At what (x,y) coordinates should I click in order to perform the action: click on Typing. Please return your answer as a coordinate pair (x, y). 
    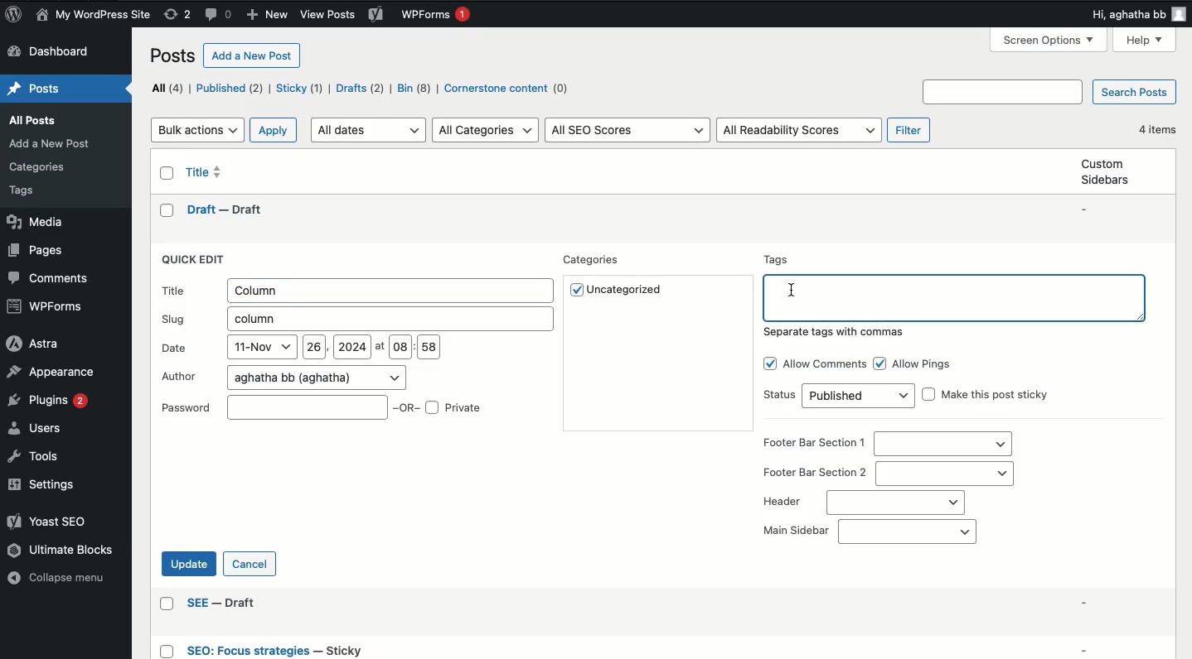
    Looking at the image, I should click on (791, 291).